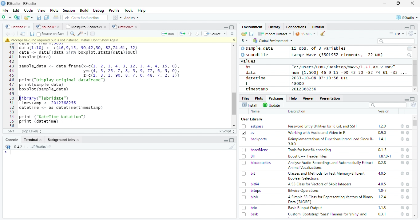 Image resolution: width=420 pixels, height=220 pixels. What do you see at coordinates (256, 78) in the screenshot?
I see `datetime` at bounding box center [256, 78].